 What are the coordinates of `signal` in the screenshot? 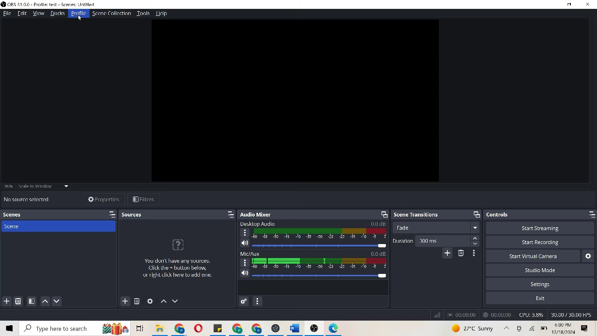 It's located at (436, 314).